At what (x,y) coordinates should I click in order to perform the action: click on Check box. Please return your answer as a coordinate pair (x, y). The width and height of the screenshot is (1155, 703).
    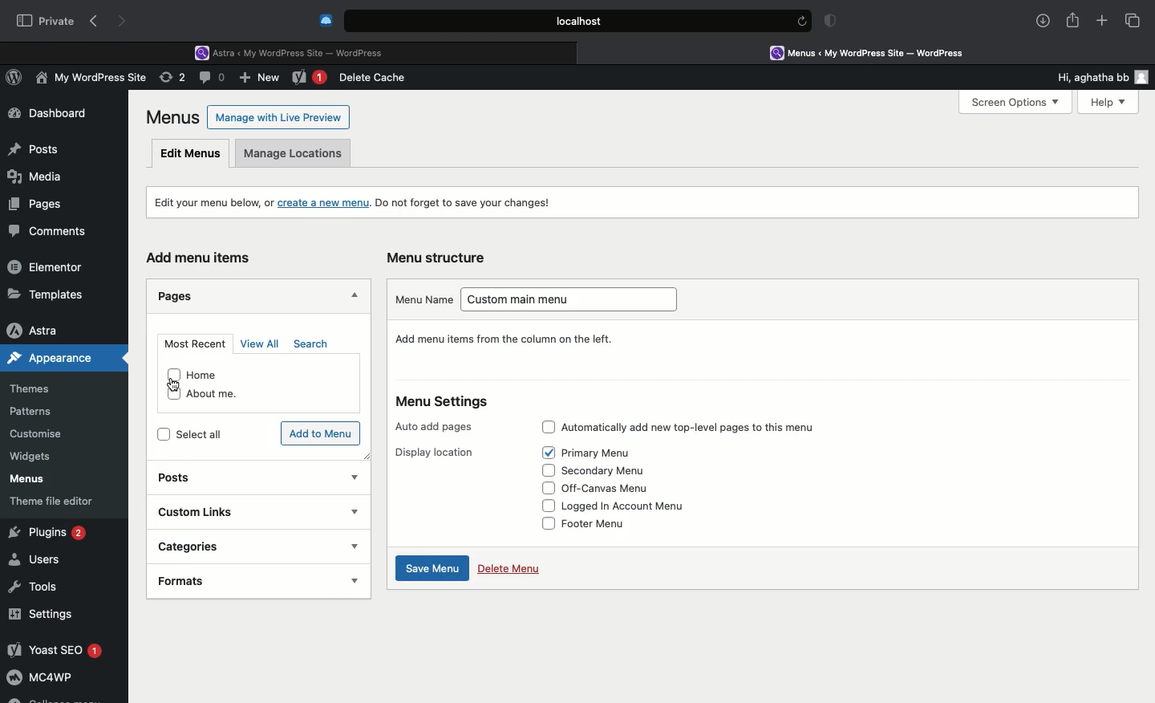
    Looking at the image, I should click on (545, 523).